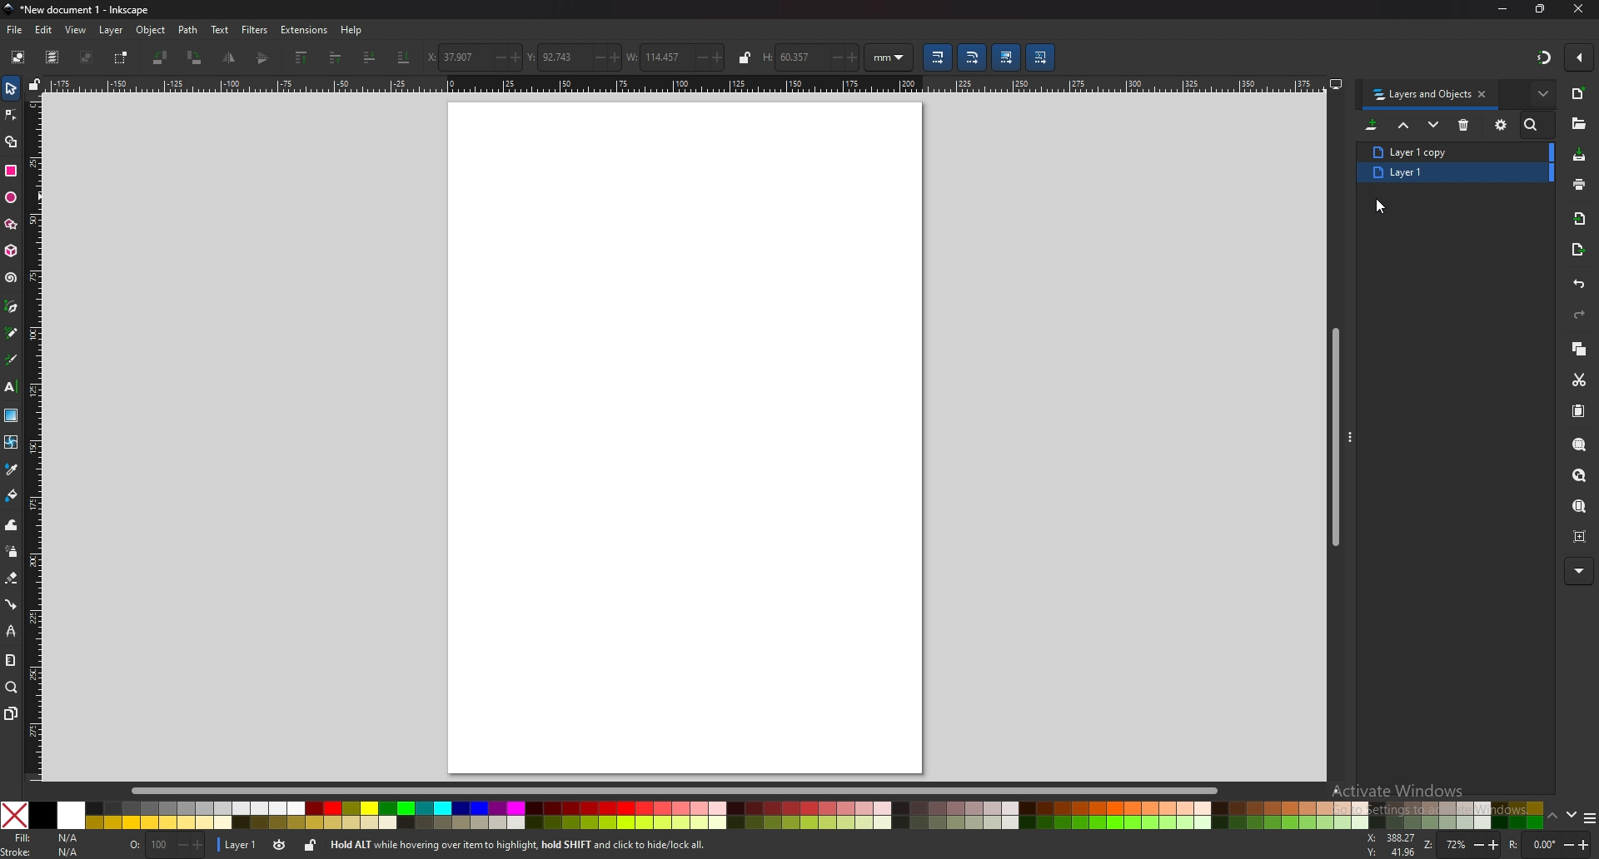 The height and width of the screenshot is (859, 1599). Describe the element at coordinates (12, 115) in the screenshot. I see `node` at that location.